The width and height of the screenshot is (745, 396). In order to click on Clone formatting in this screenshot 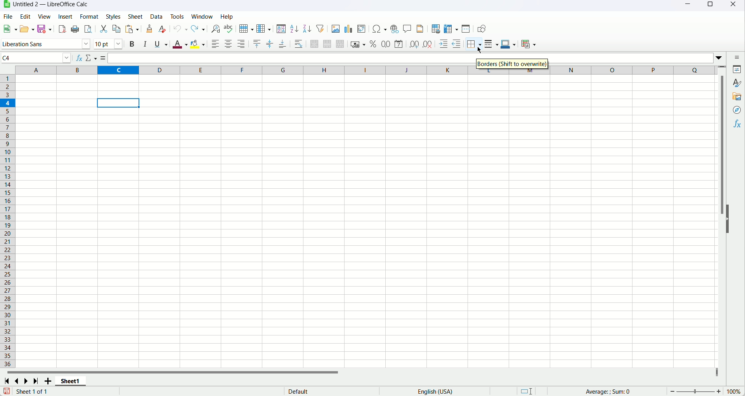, I will do `click(149, 29)`.